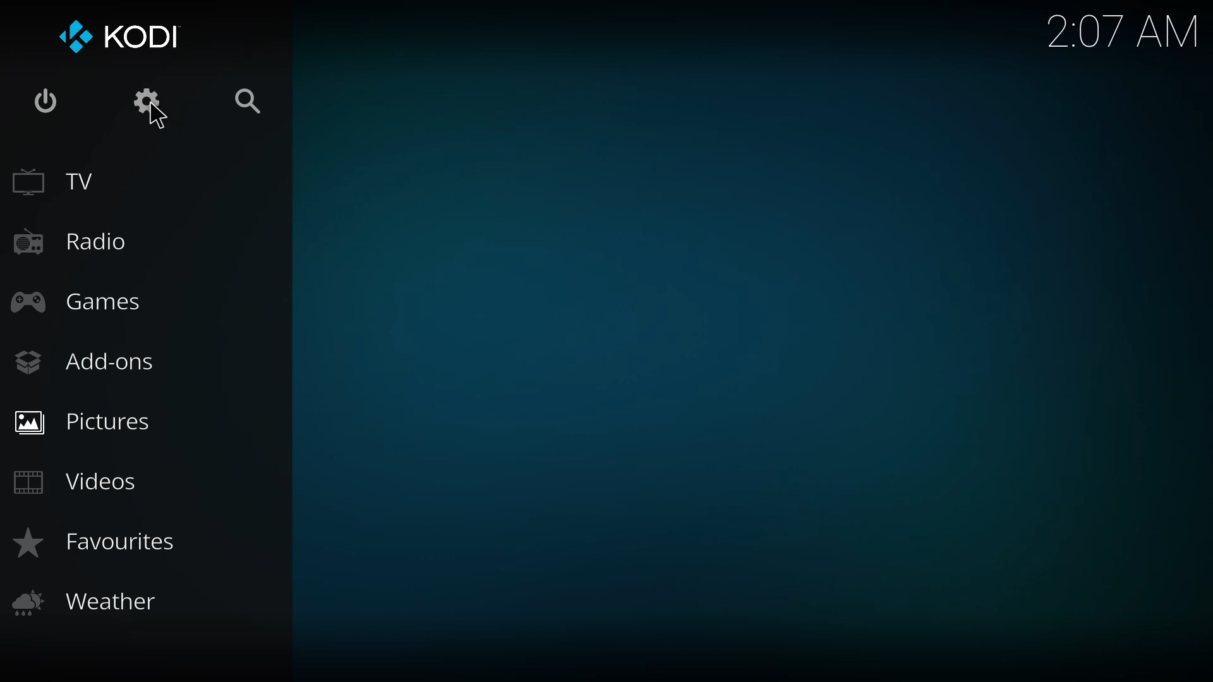  Describe the element at coordinates (1114, 32) in the screenshot. I see `time` at that location.